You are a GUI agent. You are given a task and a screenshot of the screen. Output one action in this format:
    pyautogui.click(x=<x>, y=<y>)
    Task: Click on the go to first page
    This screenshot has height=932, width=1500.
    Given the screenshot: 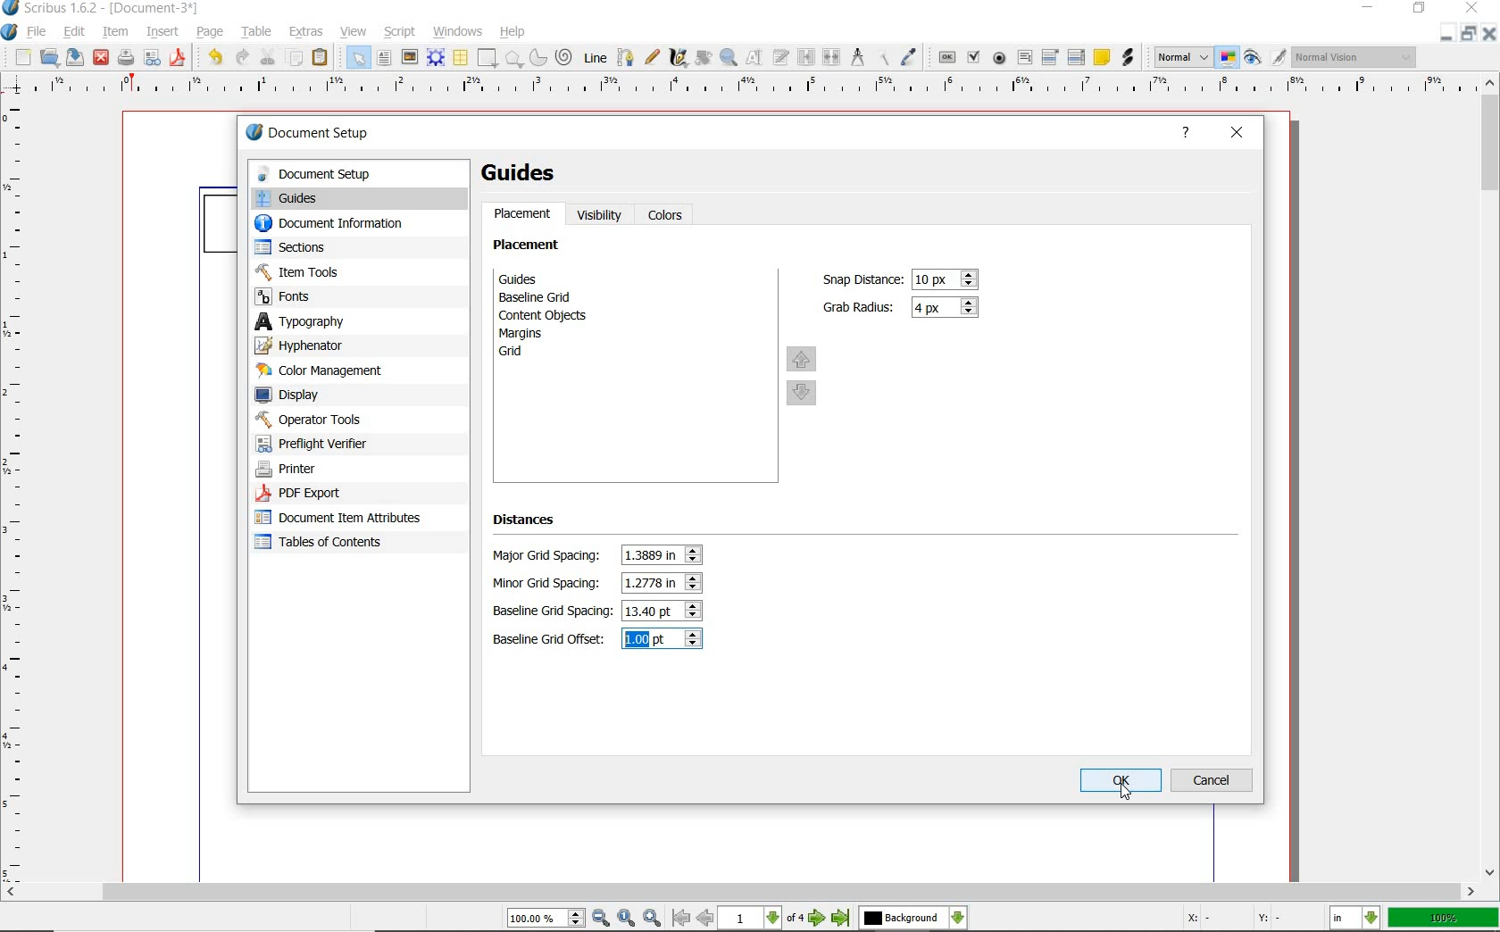 What is the action you would take?
    pyautogui.click(x=681, y=919)
    